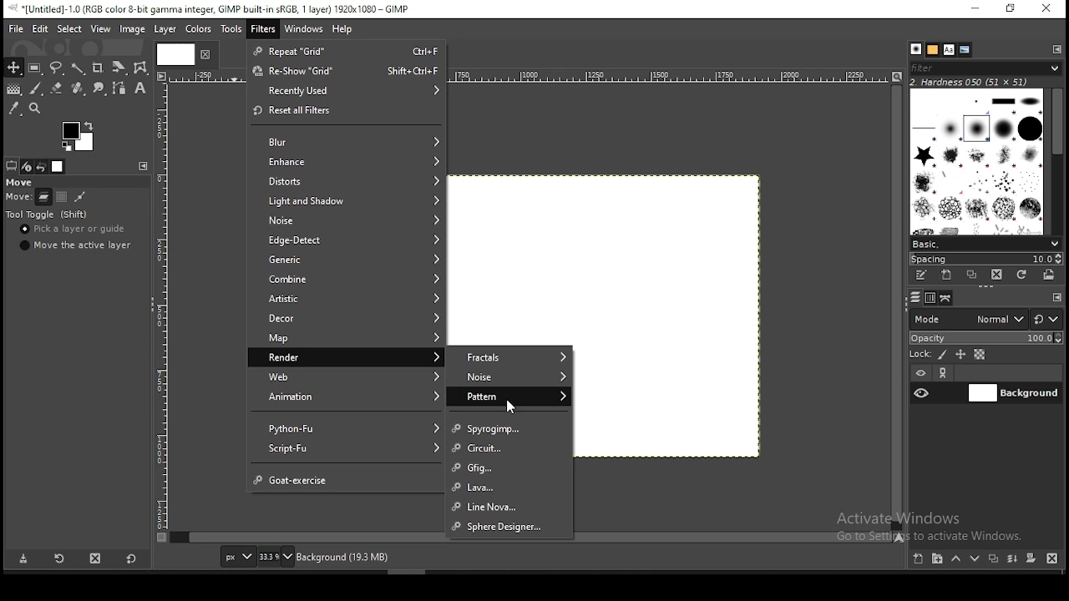 Image resolution: width=1069 pixels, height=601 pixels. Describe the element at coordinates (81, 134) in the screenshot. I see `colors` at that location.